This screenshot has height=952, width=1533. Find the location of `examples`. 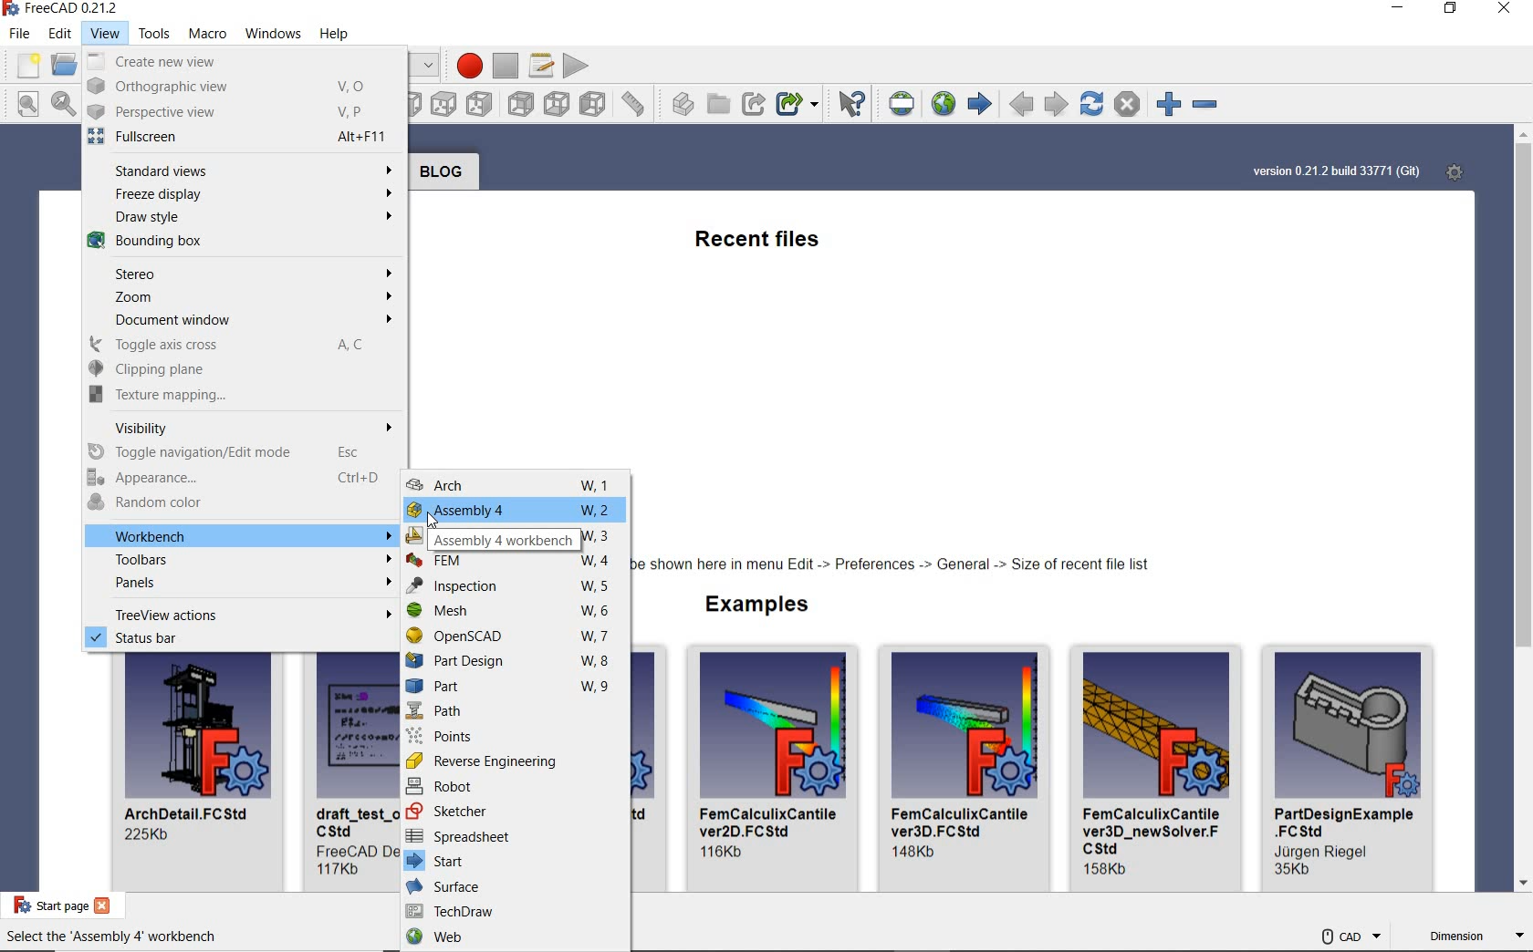

examples is located at coordinates (749, 607).